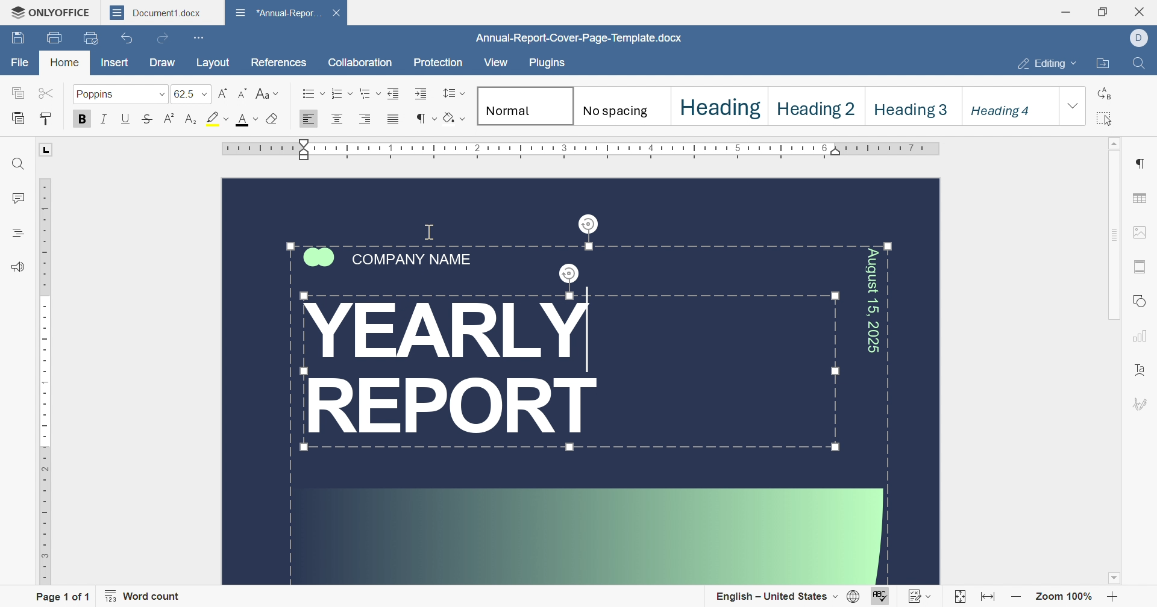 This screenshot has width=1157, height=607. I want to click on clear style, so click(273, 119).